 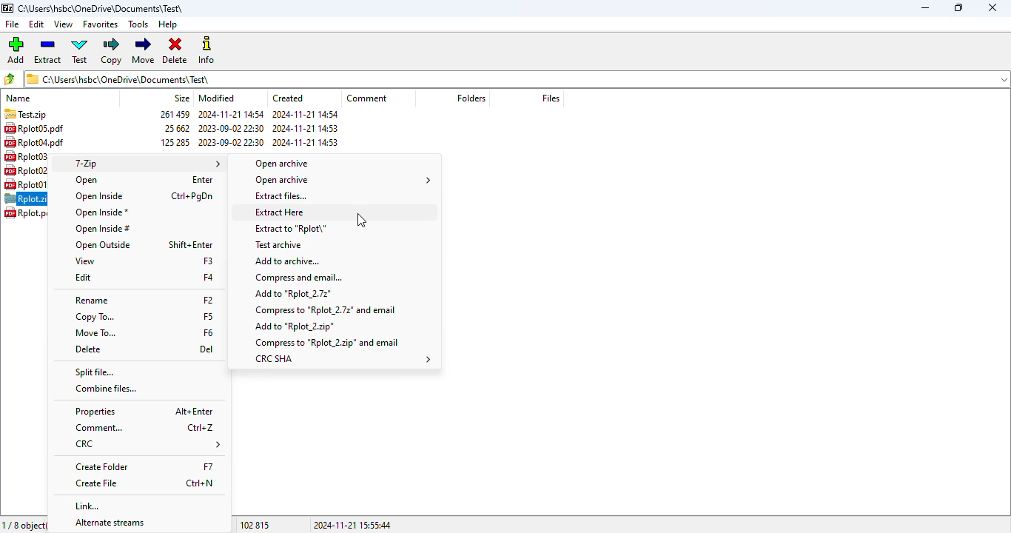 What do you see at coordinates (206, 350) in the screenshot?
I see `shortcut for delete` at bounding box center [206, 350].